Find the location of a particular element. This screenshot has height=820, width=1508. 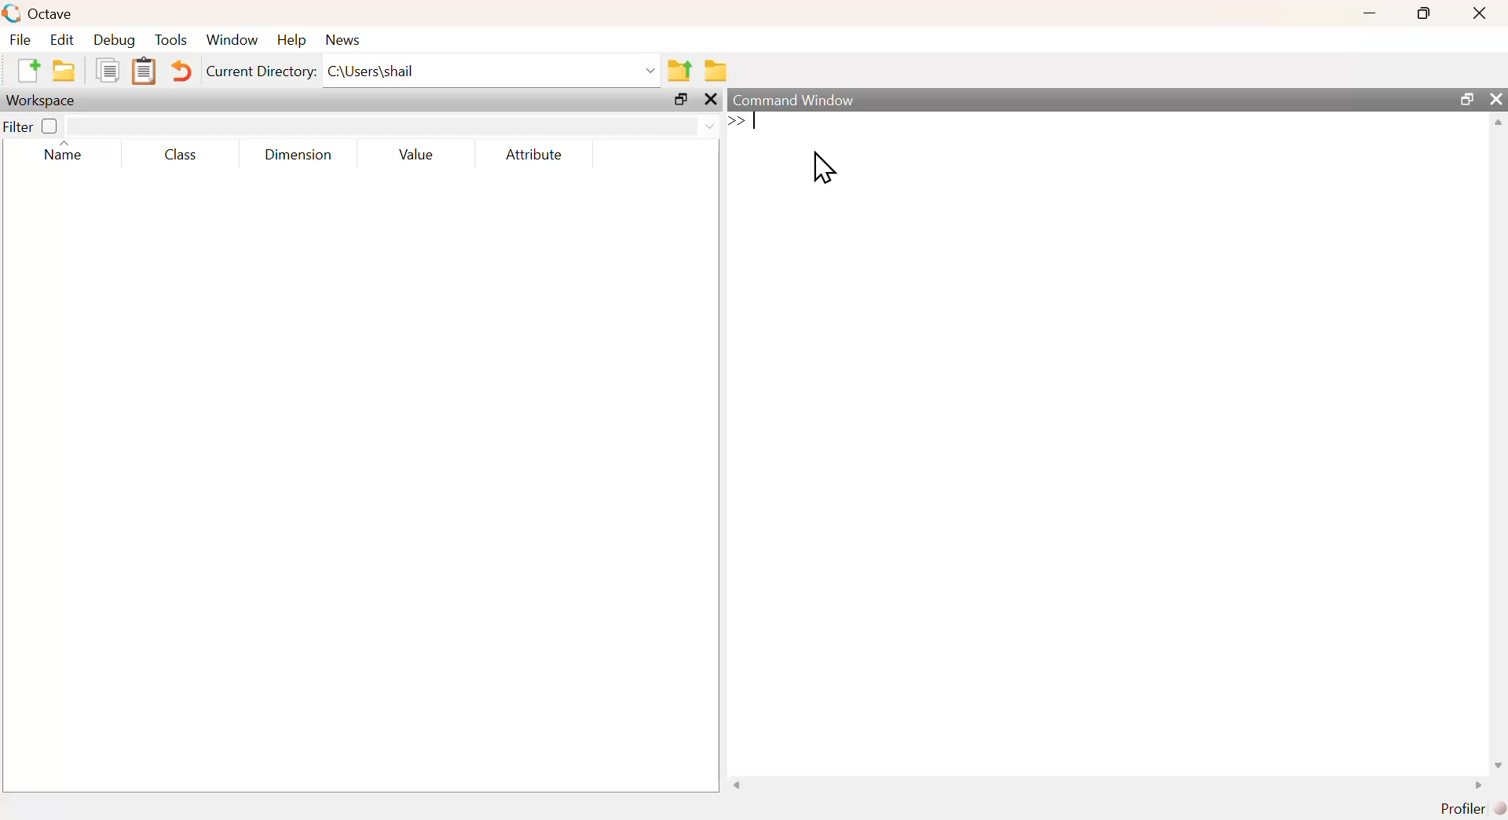

attribute is located at coordinates (533, 156).